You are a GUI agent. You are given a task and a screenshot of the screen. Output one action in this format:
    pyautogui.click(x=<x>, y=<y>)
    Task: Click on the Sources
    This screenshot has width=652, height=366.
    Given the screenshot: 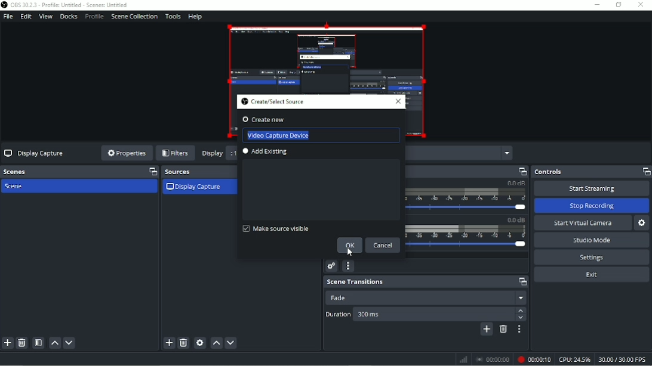 What is the action you would take?
    pyautogui.click(x=199, y=170)
    